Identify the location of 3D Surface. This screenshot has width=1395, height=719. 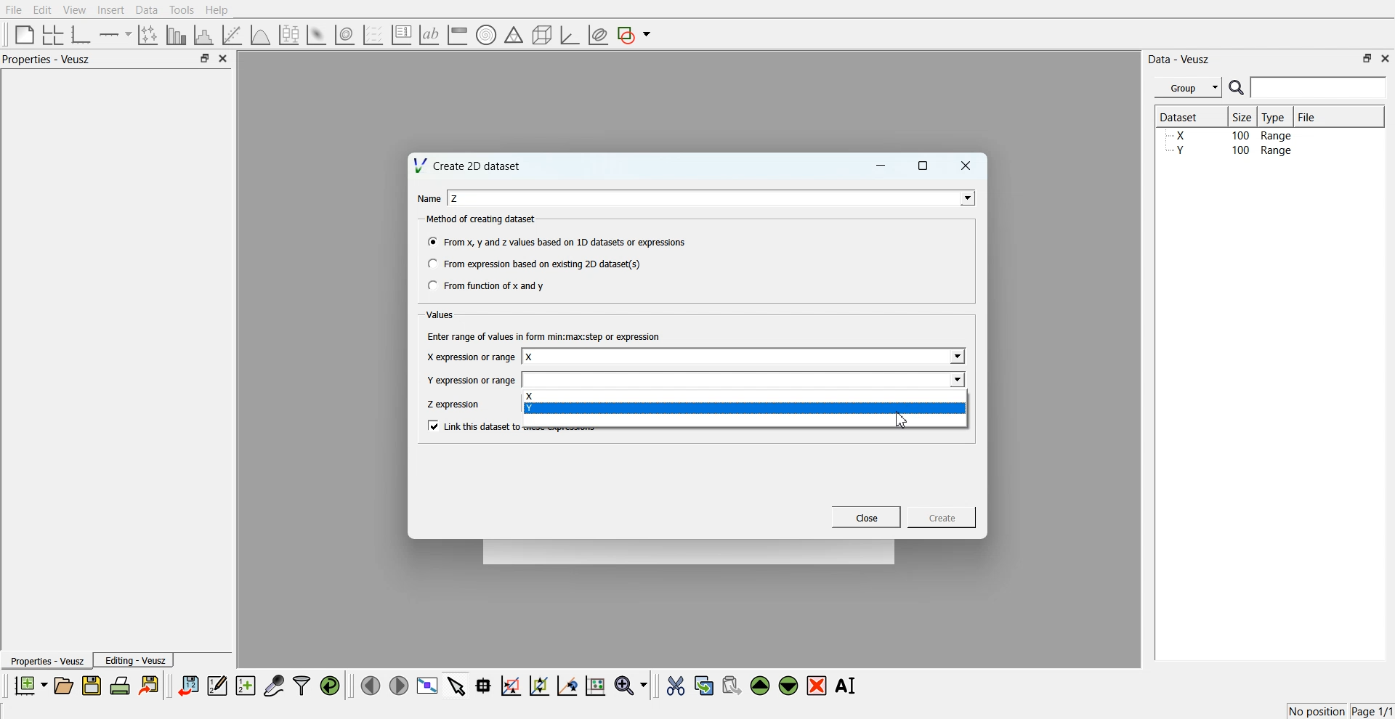
(316, 35).